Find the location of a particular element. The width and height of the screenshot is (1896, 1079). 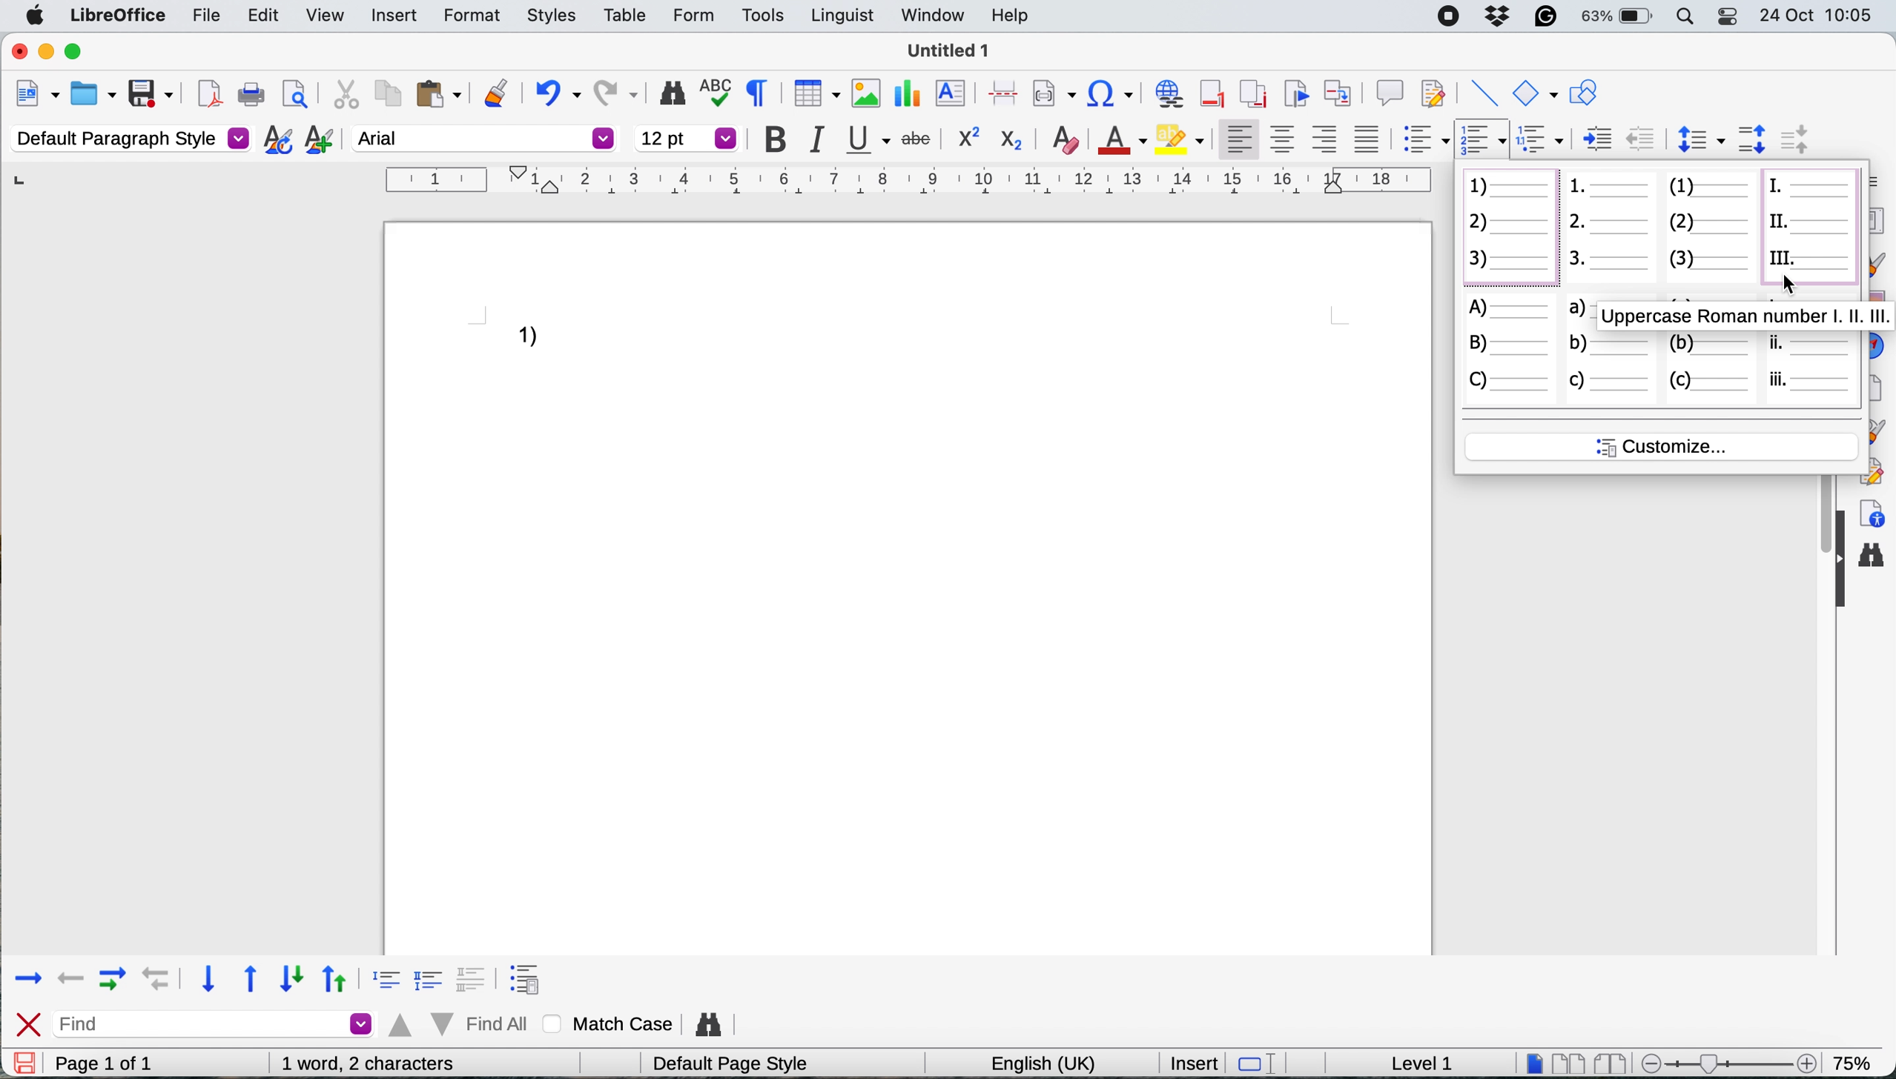

subscript is located at coordinates (1010, 139).